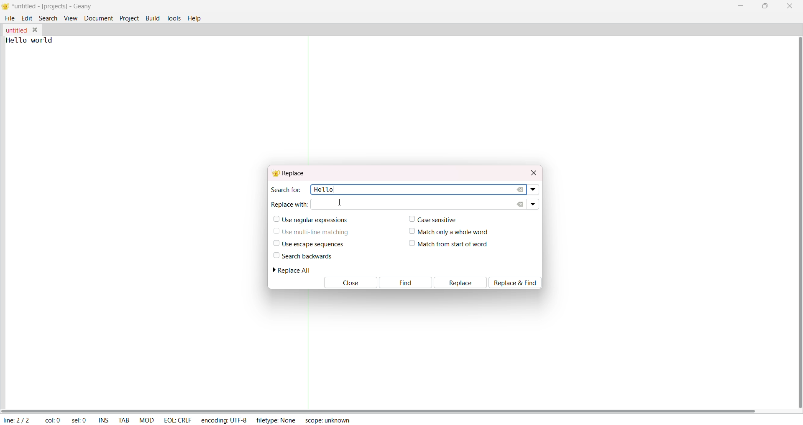 This screenshot has height=425, width=803. What do you see at coordinates (322, 189) in the screenshot?
I see `hello` at bounding box center [322, 189].